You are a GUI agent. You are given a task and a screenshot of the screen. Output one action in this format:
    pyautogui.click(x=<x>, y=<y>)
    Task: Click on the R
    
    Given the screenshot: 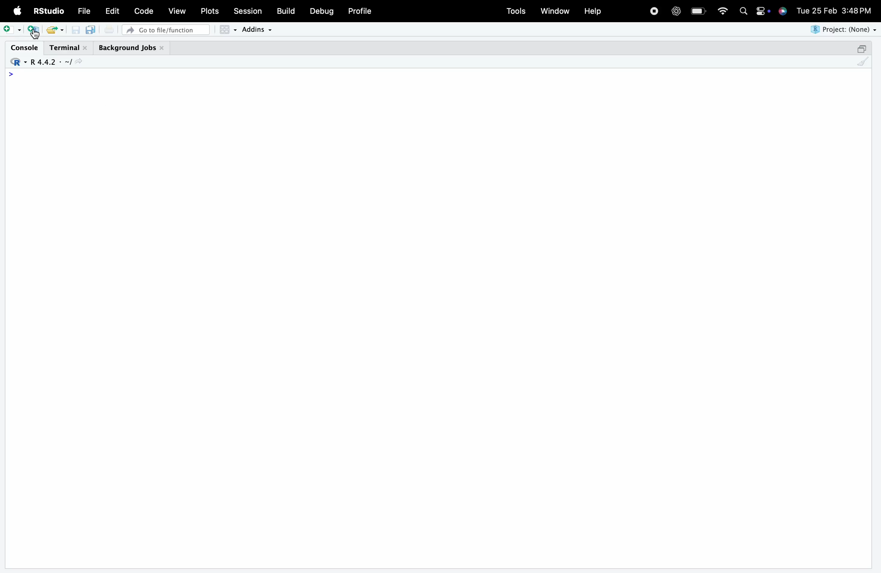 What is the action you would take?
    pyautogui.click(x=17, y=62)
    